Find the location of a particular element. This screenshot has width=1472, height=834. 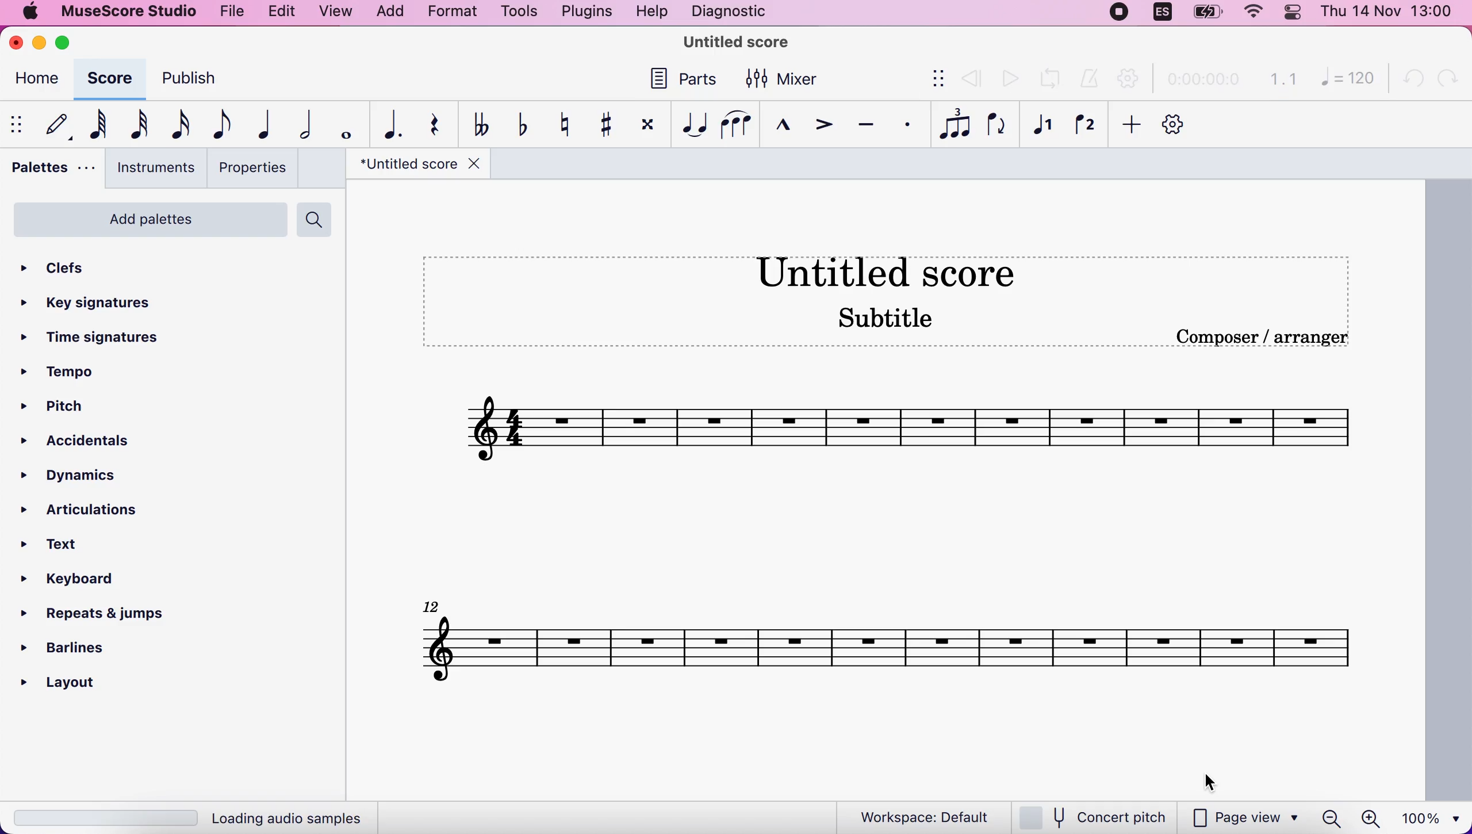

musescore studio is located at coordinates (739, 43).